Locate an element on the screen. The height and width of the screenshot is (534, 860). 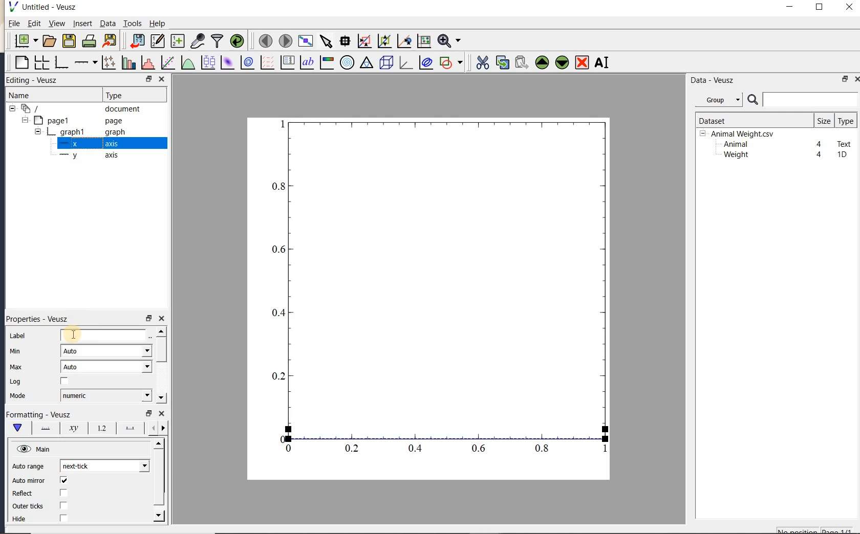
open a document is located at coordinates (48, 41).